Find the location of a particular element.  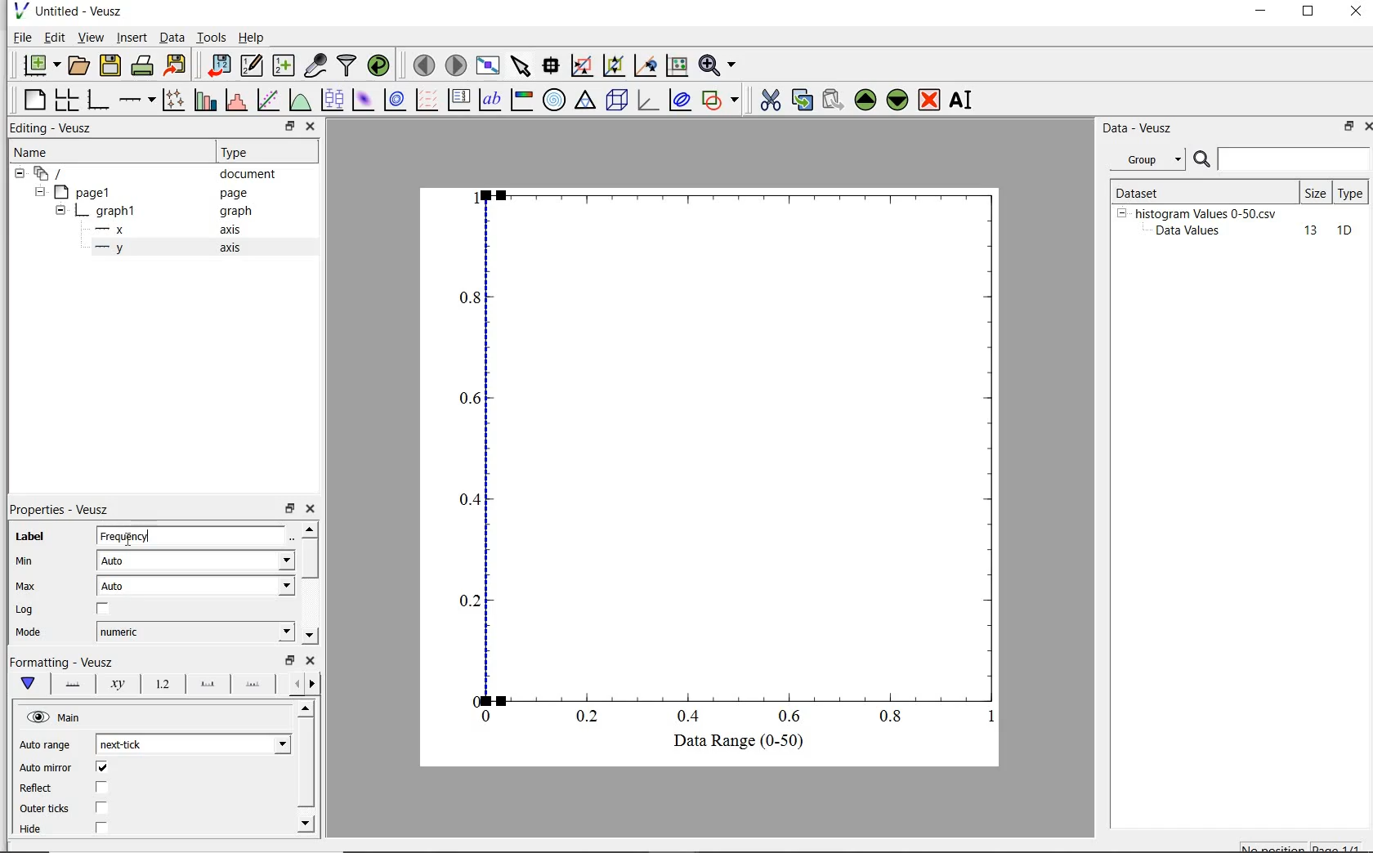

x- axis is located at coordinates (113, 231).